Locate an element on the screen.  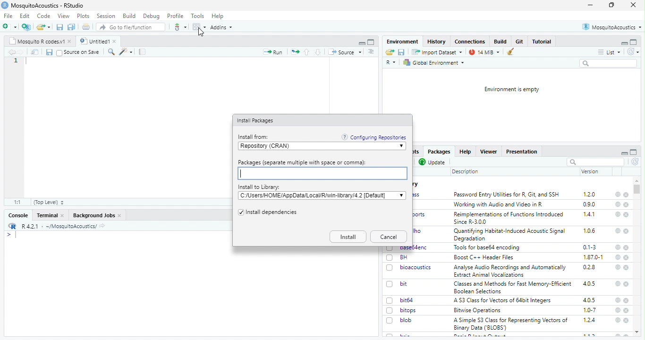
print is located at coordinates (86, 26).